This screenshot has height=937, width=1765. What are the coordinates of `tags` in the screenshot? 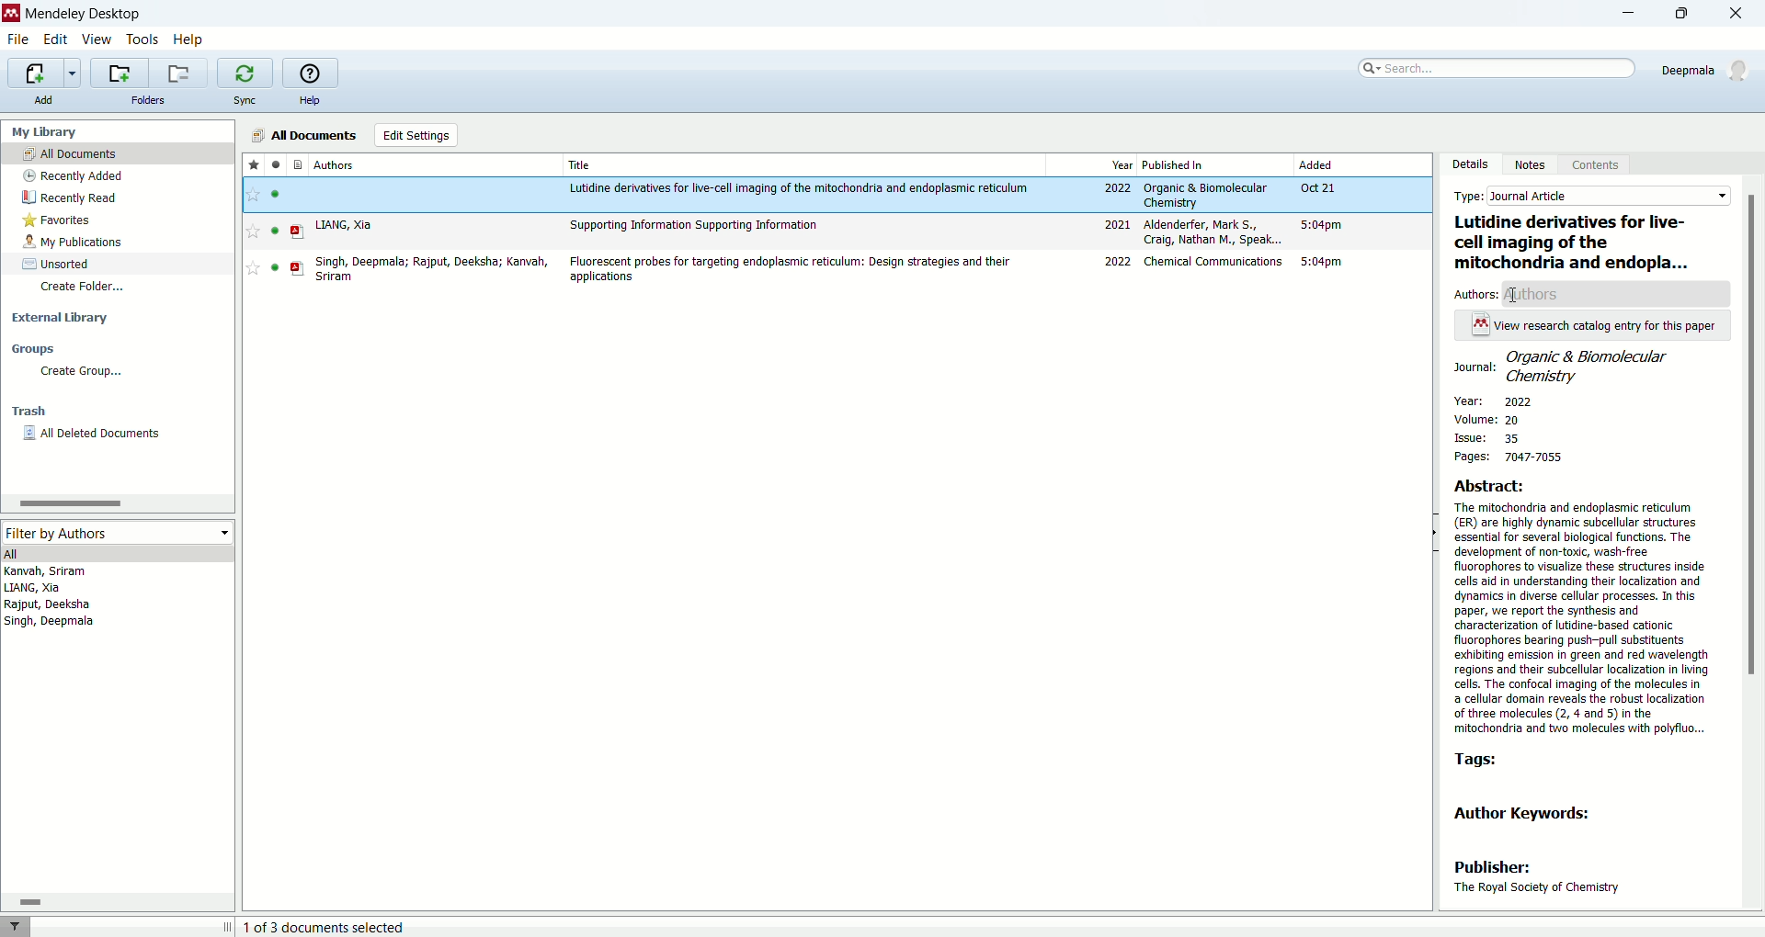 It's located at (1477, 761).